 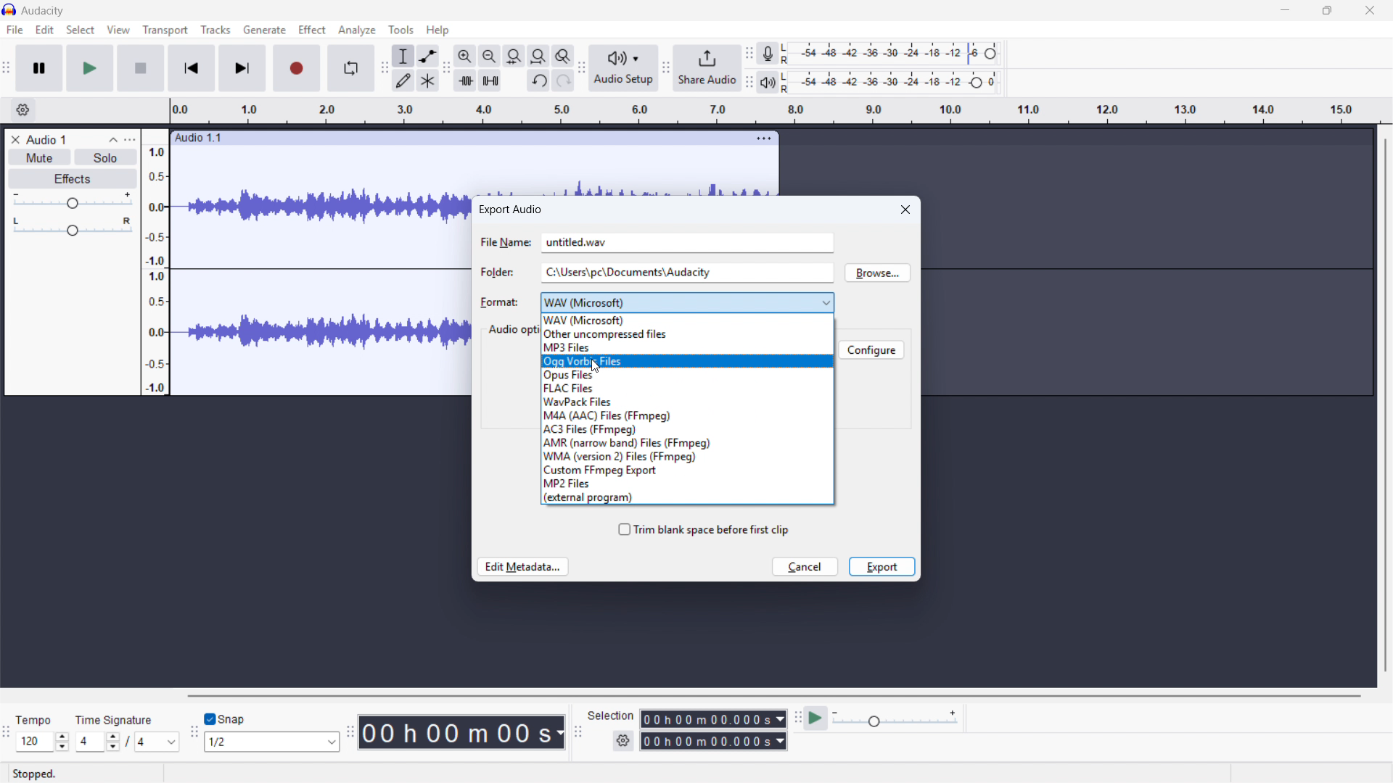 I want to click on file , so click(x=15, y=31).